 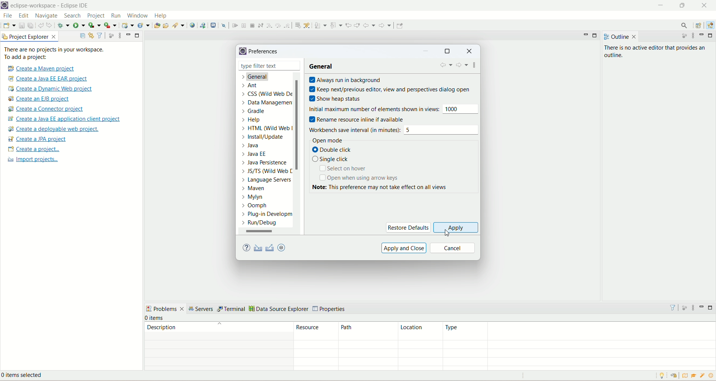 What do you see at coordinates (9, 25) in the screenshot?
I see `new` at bounding box center [9, 25].